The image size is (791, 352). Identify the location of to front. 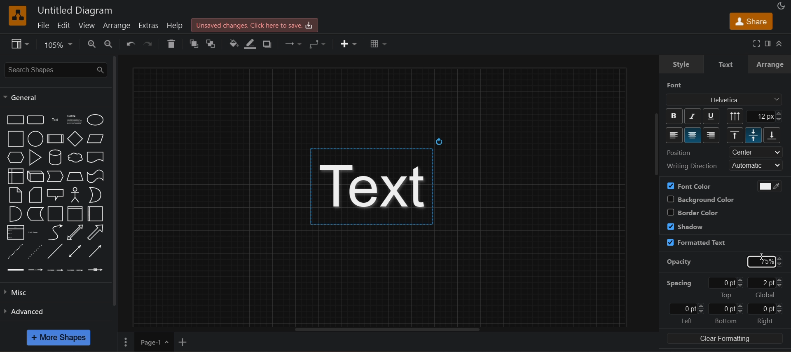
(192, 44).